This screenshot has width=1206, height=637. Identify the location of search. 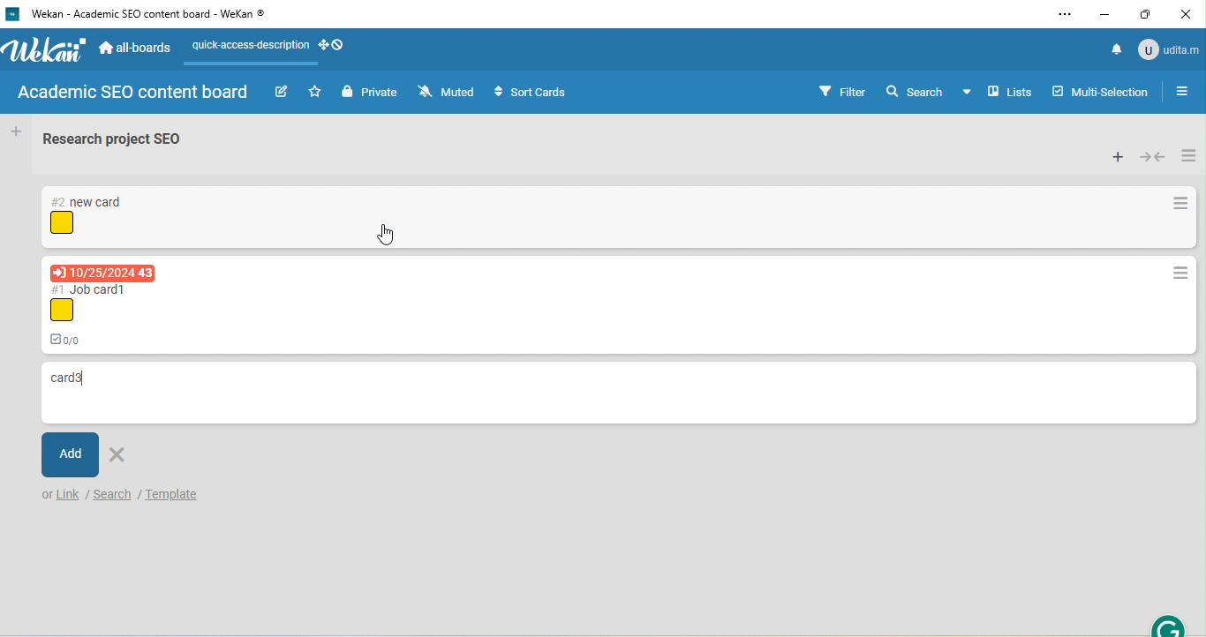
(111, 495).